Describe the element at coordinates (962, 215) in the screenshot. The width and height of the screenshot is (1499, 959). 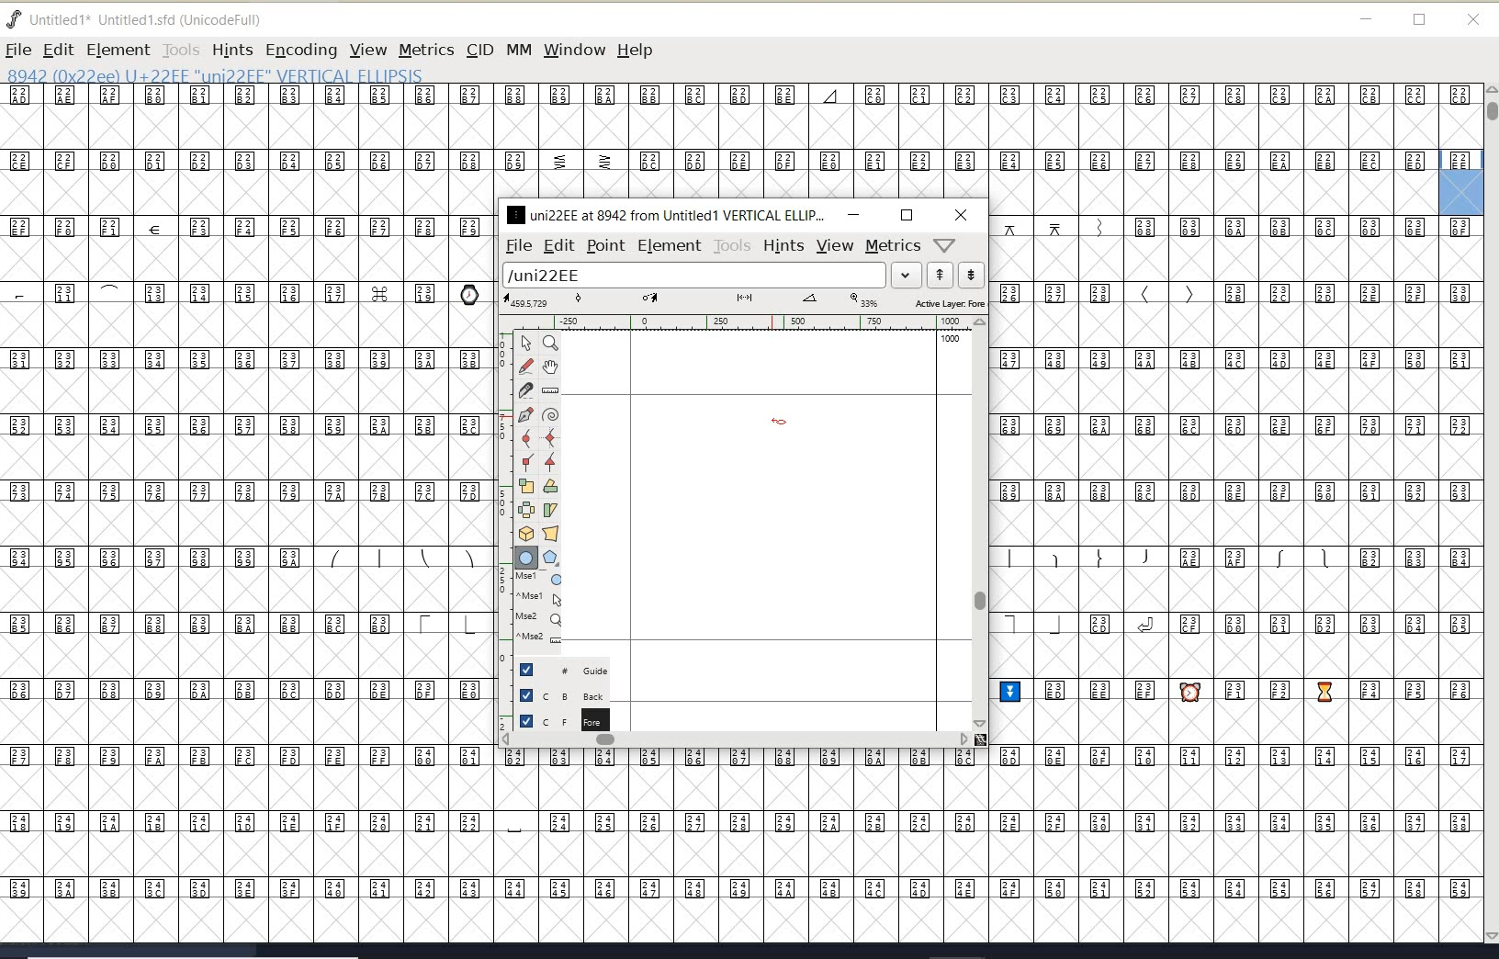
I see `close` at that location.